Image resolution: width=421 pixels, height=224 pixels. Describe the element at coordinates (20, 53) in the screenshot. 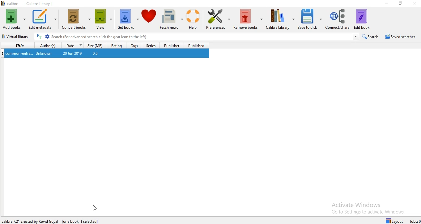

I see `common-entra...` at that location.